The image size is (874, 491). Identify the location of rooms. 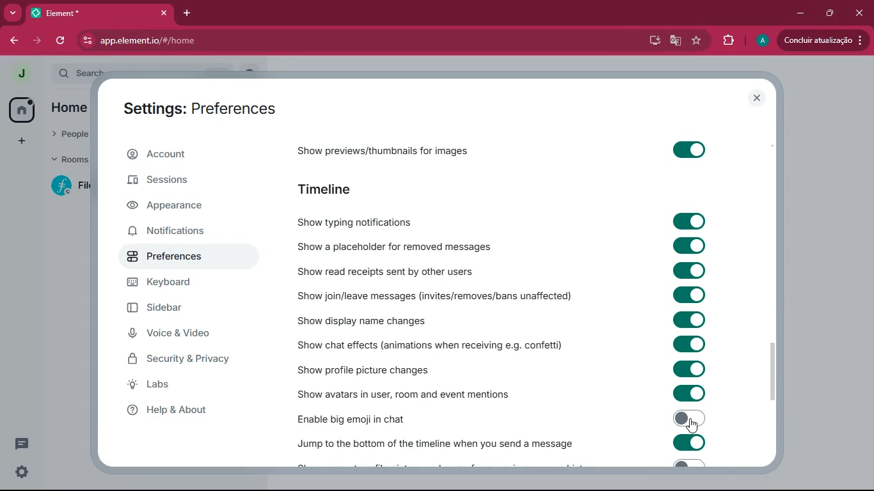
(69, 159).